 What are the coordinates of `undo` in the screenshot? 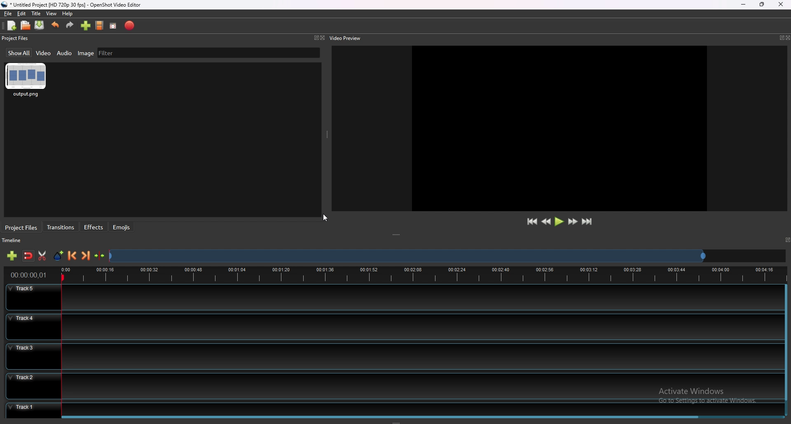 It's located at (55, 25).